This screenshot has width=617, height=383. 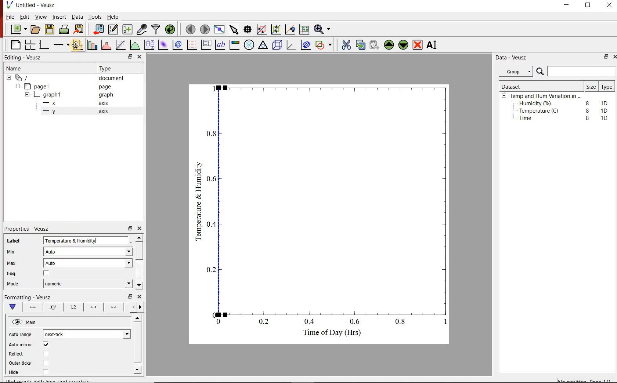 What do you see at coordinates (36, 323) in the screenshot?
I see `Main` at bounding box center [36, 323].